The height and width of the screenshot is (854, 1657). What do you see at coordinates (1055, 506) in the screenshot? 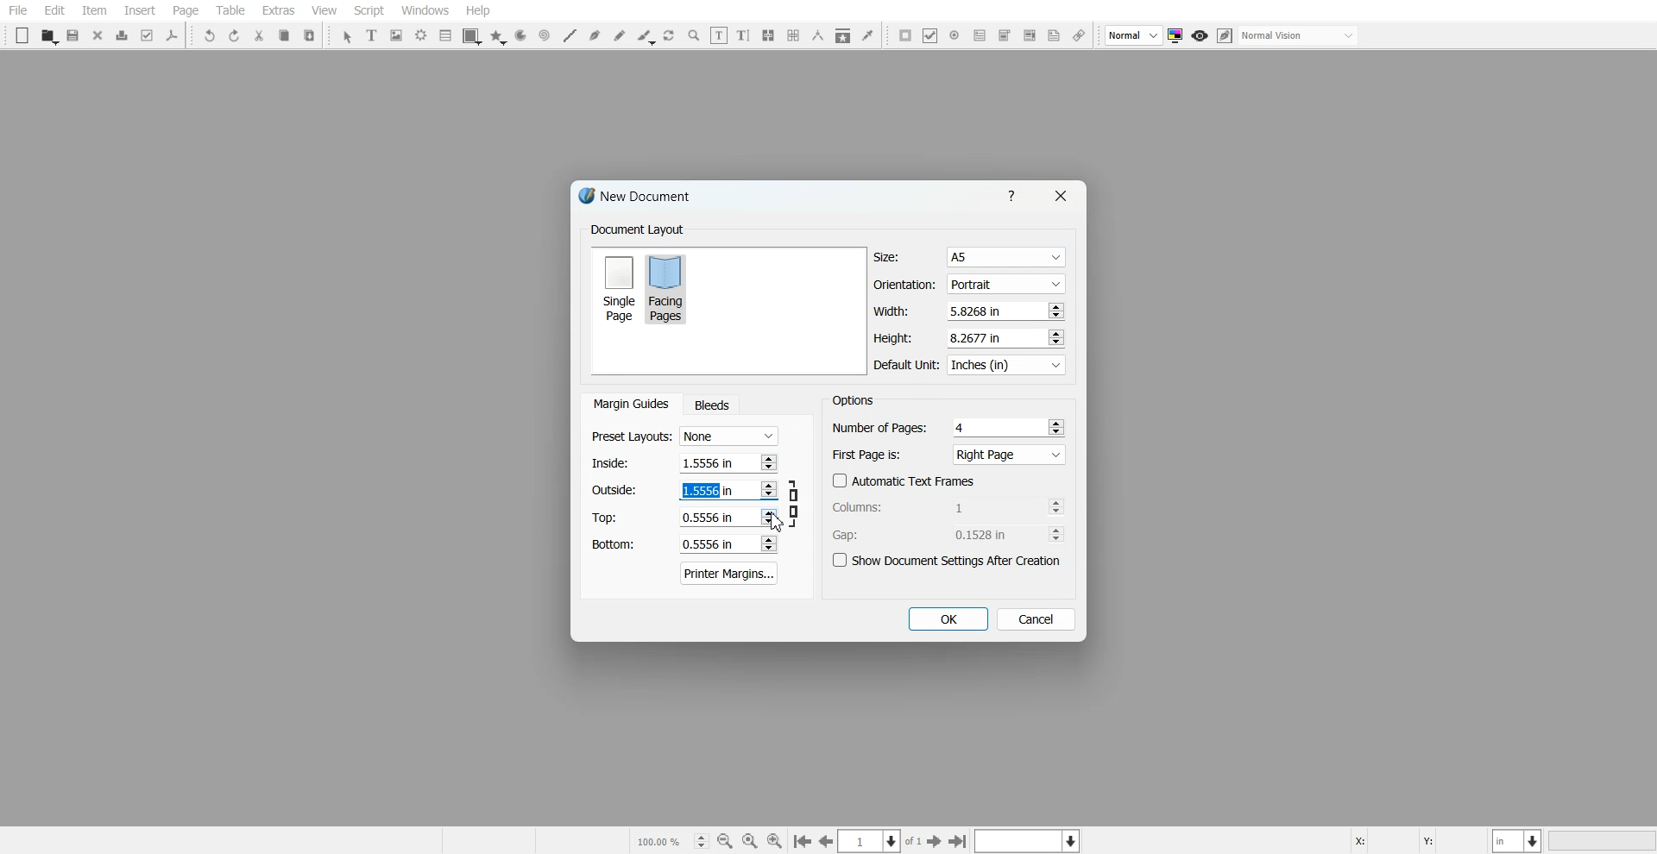
I see `Increase and decrease No. ` at bounding box center [1055, 506].